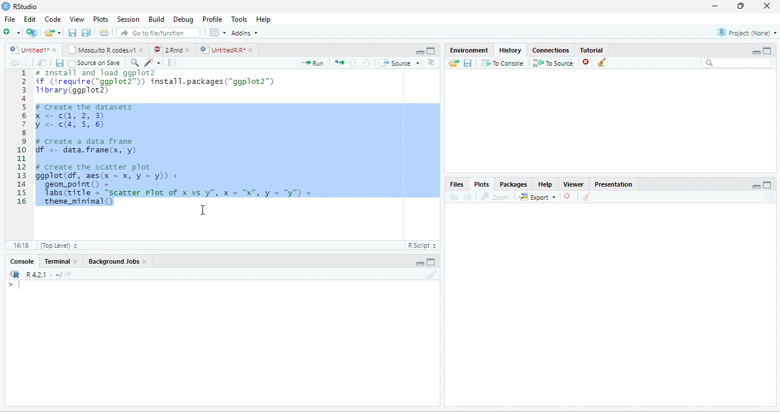 The width and height of the screenshot is (780, 412). I want to click on close, so click(766, 6).